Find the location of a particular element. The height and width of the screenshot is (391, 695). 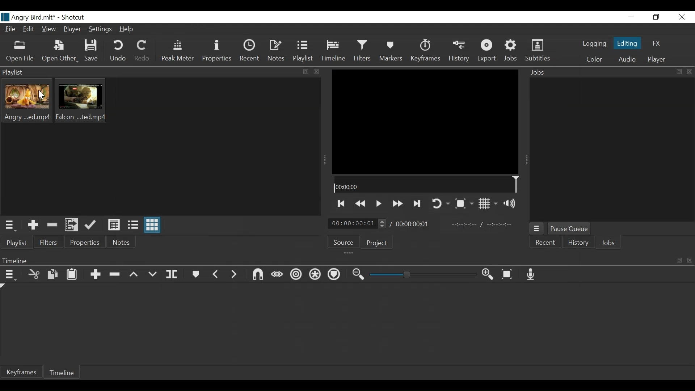

Recent is located at coordinates (250, 51).